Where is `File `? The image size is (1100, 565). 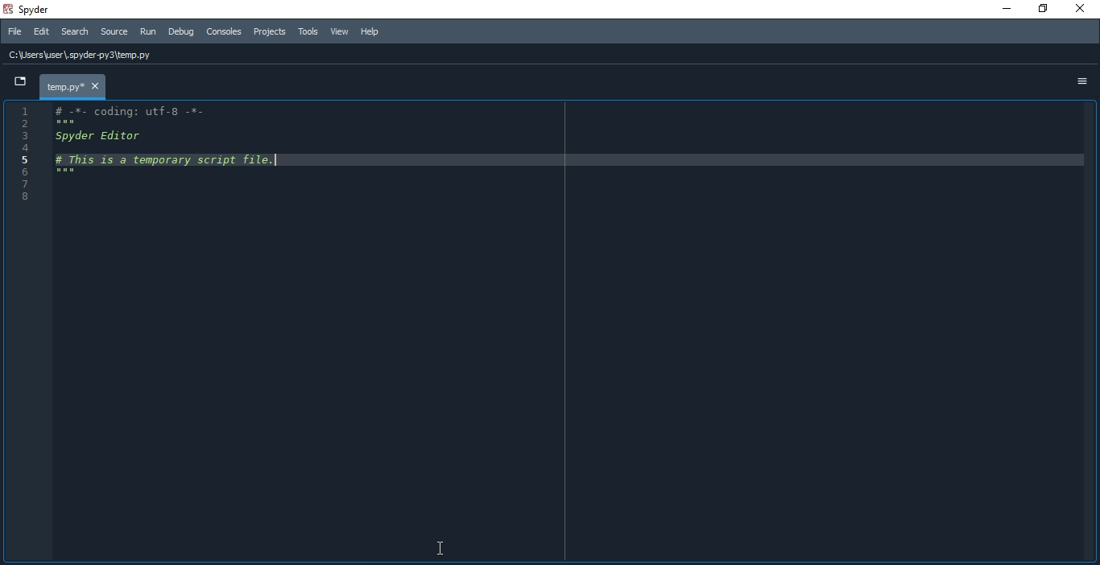
File  is located at coordinates (12, 32).